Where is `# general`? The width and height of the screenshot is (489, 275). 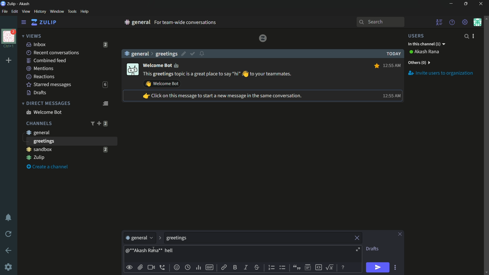 # general is located at coordinates (137, 53).